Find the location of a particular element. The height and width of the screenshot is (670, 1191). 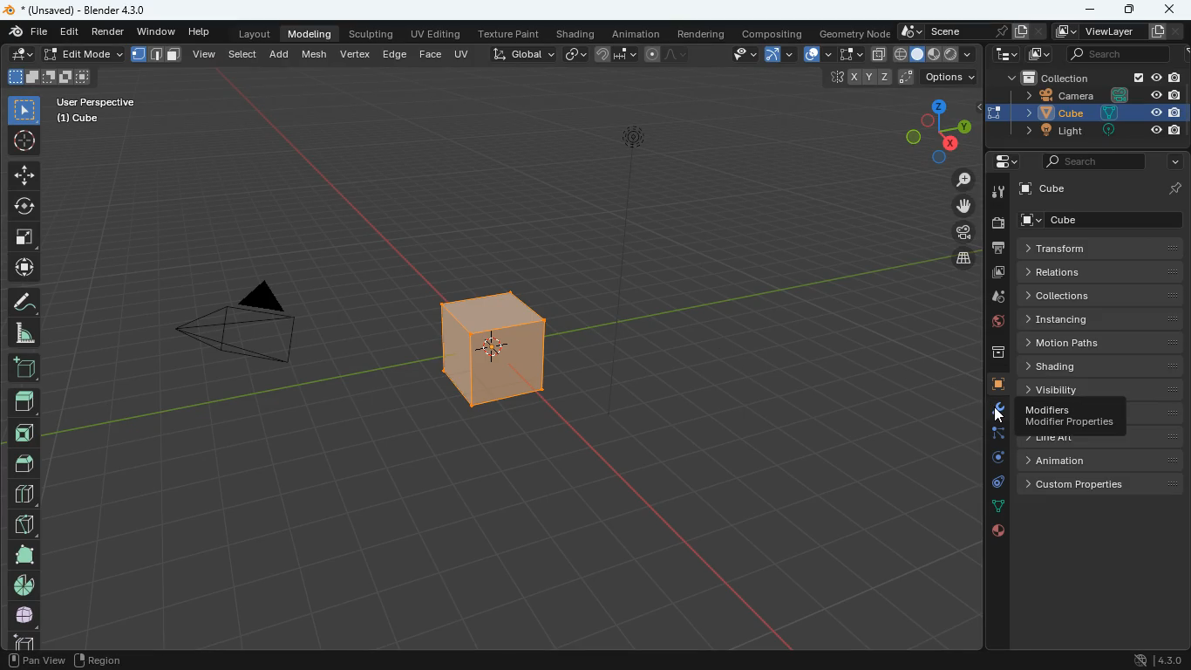

animation is located at coordinates (1094, 461).